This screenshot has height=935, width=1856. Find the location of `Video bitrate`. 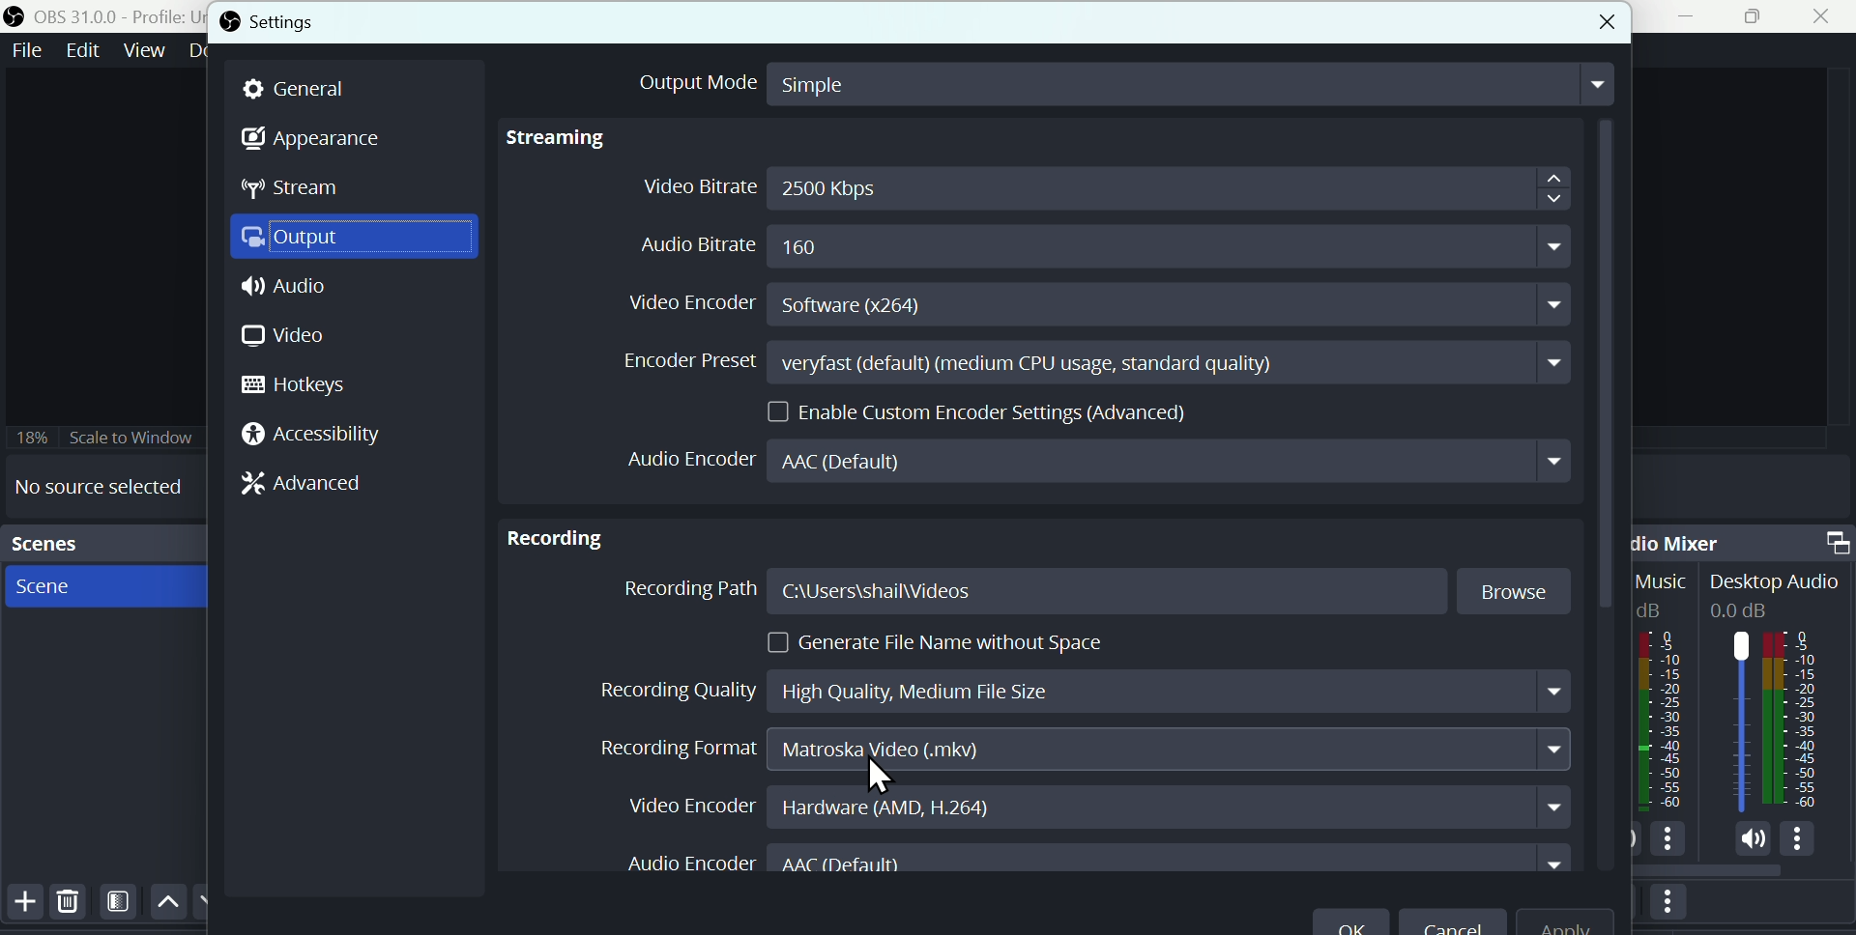

Video bitrate is located at coordinates (1097, 186).